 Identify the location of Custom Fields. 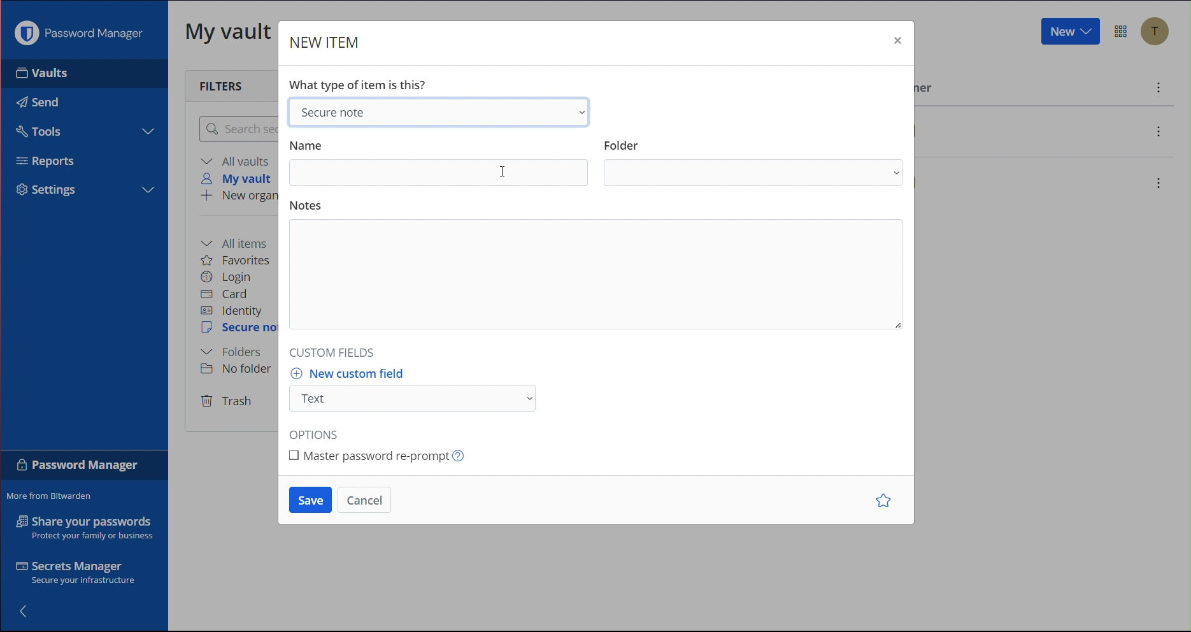
(334, 351).